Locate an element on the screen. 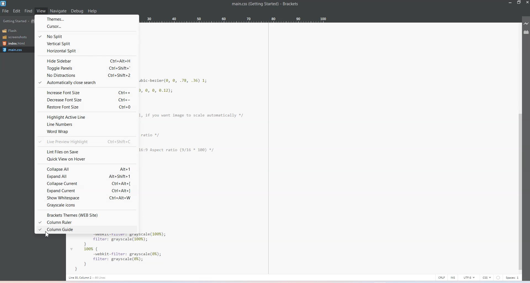 This screenshot has height=283, width=530. Collapse current is located at coordinates (87, 183).